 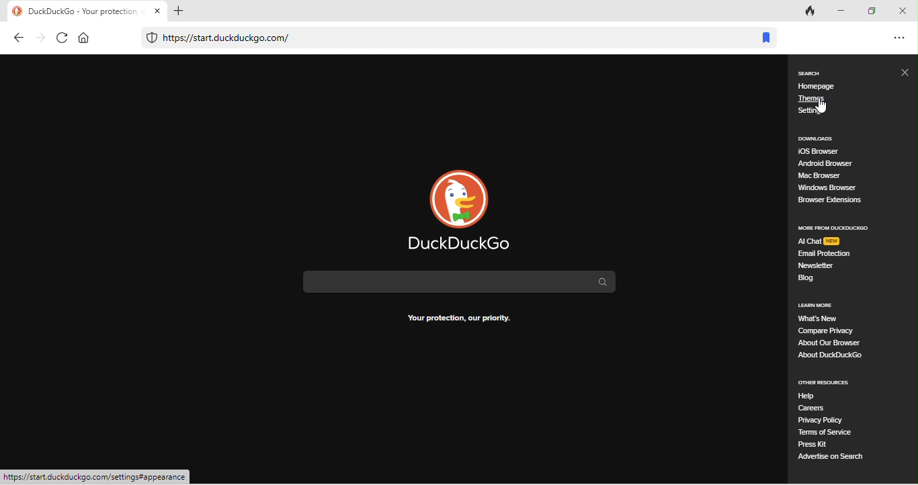 I want to click on bookmark, so click(x=767, y=40).